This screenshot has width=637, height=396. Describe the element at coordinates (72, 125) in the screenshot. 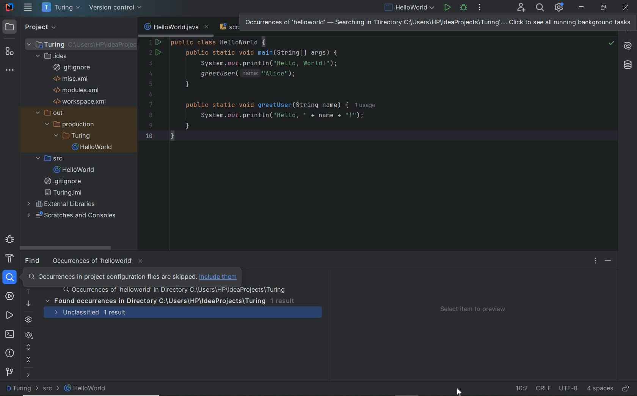

I see `production` at that location.